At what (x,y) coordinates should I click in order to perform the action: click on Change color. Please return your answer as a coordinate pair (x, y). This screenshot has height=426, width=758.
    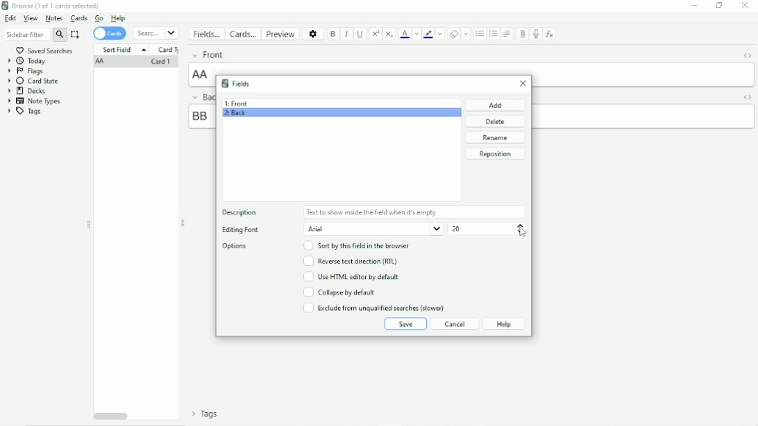
    Looking at the image, I should click on (440, 33).